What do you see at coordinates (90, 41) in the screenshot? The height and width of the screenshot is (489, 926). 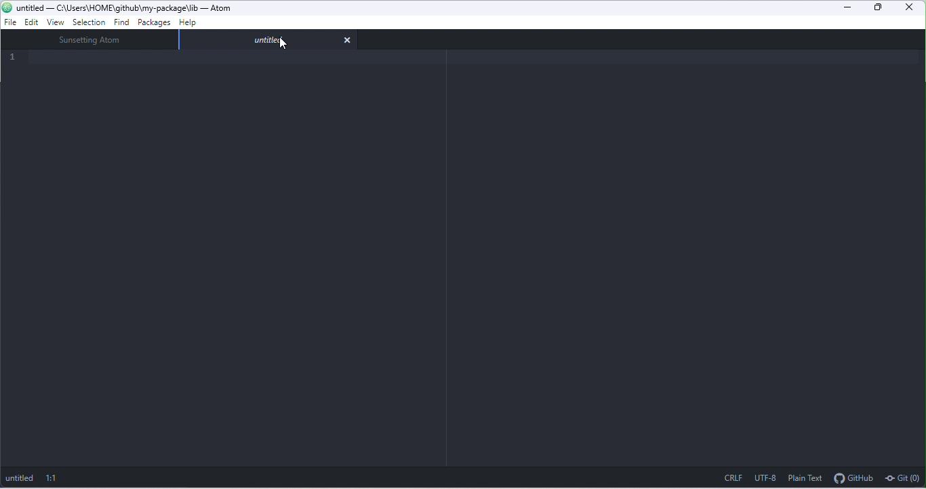 I see `sunsetting atom` at bounding box center [90, 41].